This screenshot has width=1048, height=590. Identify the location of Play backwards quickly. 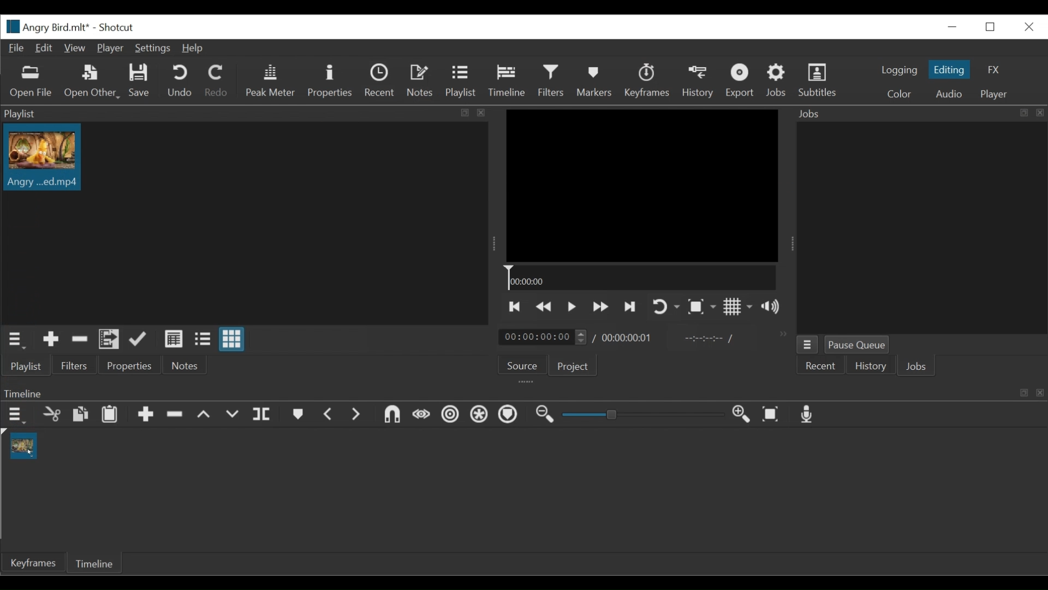
(545, 307).